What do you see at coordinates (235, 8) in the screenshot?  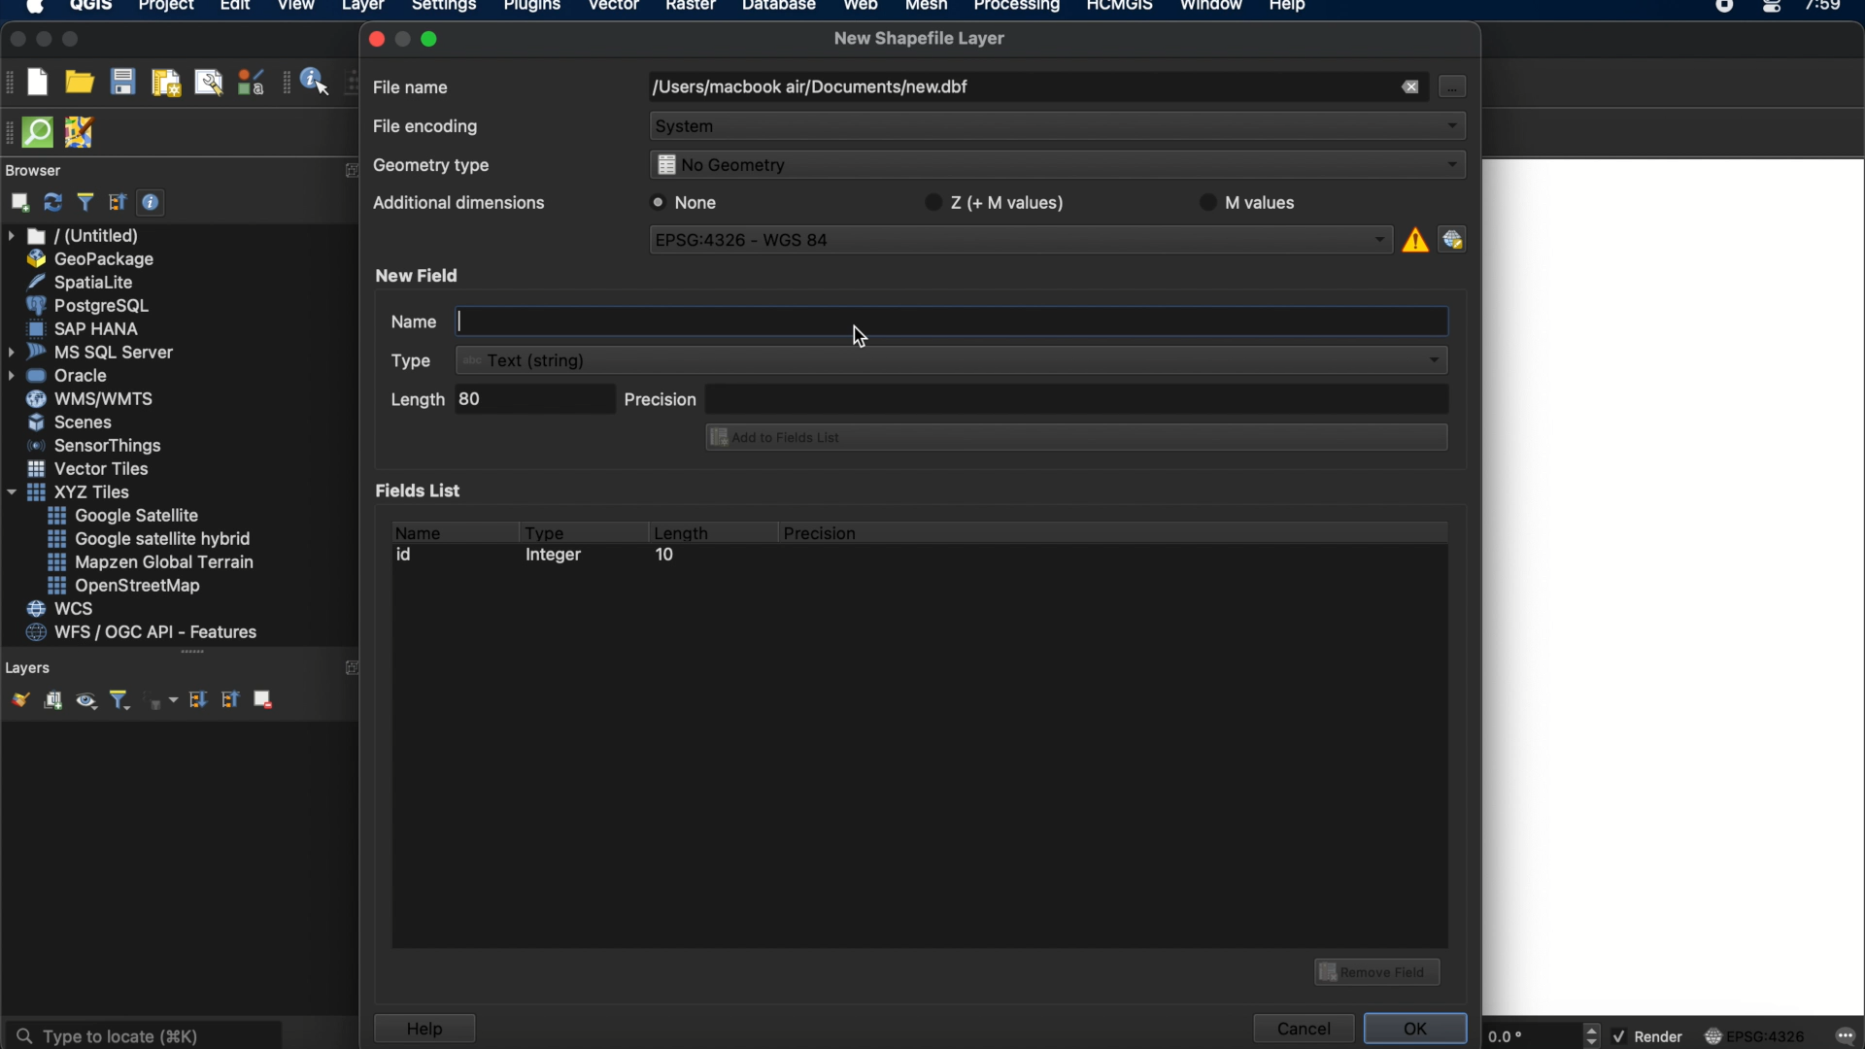 I see `edit` at bounding box center [235, 8].